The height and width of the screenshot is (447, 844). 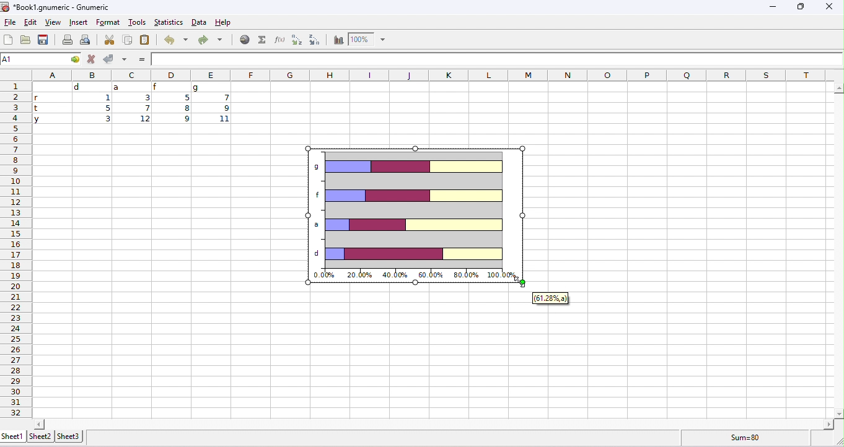 What do you see at coordinates (40, 436) in the screenshot?
I see `sheet2` at bounding box center [40, 436].